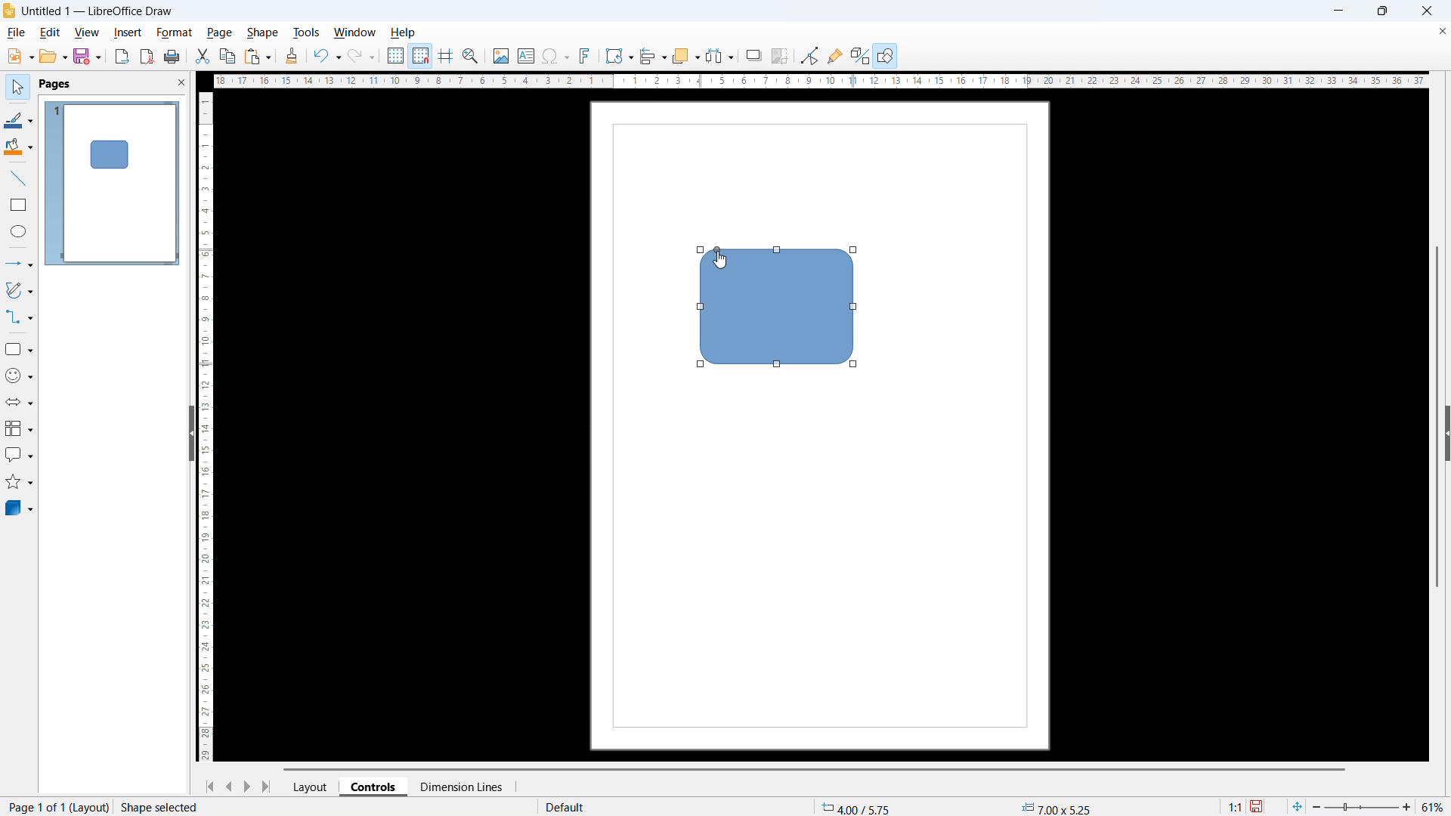 The height and width of the screenshot is (816, 1451). What do you see at coordinates (19, 204) in the screenshot?
I see `Rectangle tool ` at bounding box center [19, 204].